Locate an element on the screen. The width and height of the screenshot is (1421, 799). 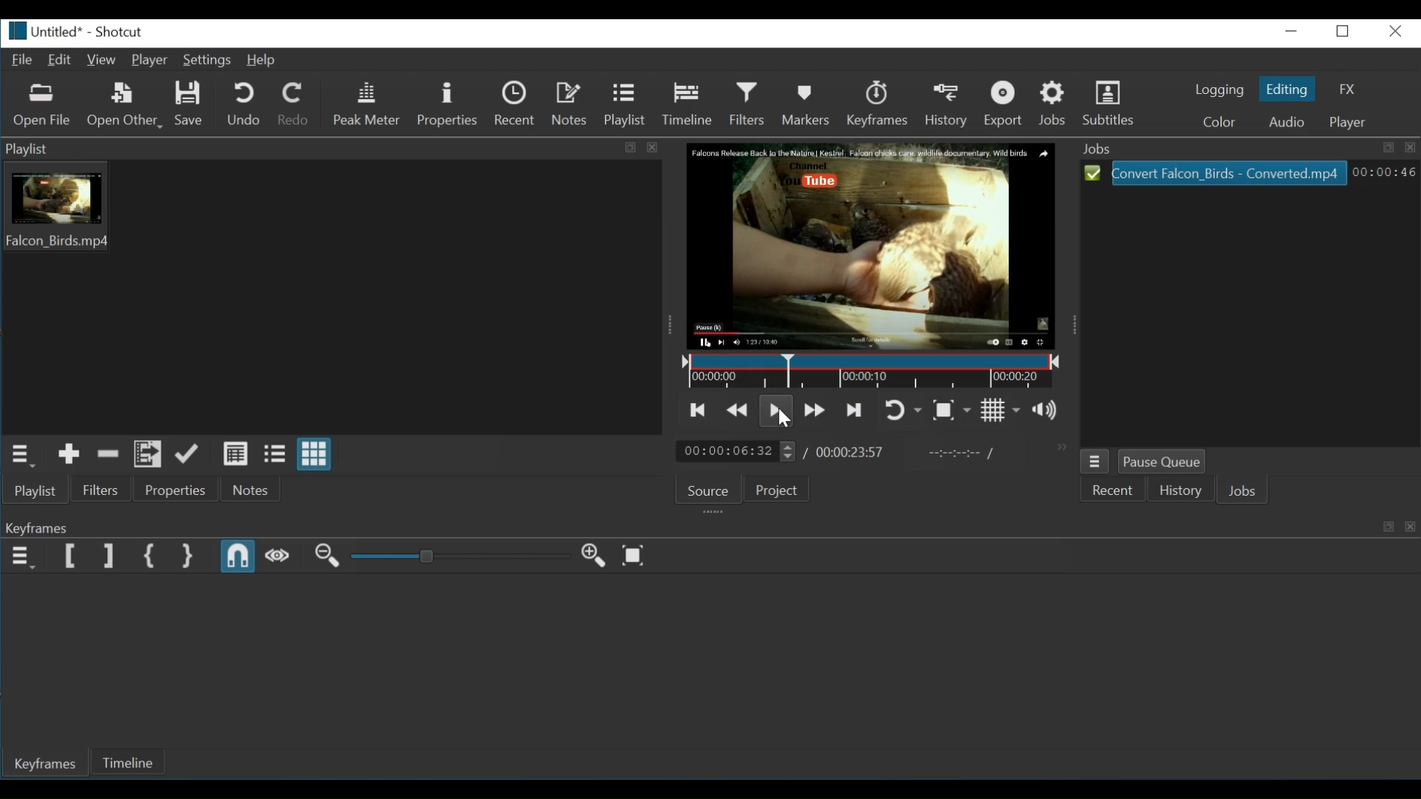
Jobs tab is located at coordinates (1247, 147).